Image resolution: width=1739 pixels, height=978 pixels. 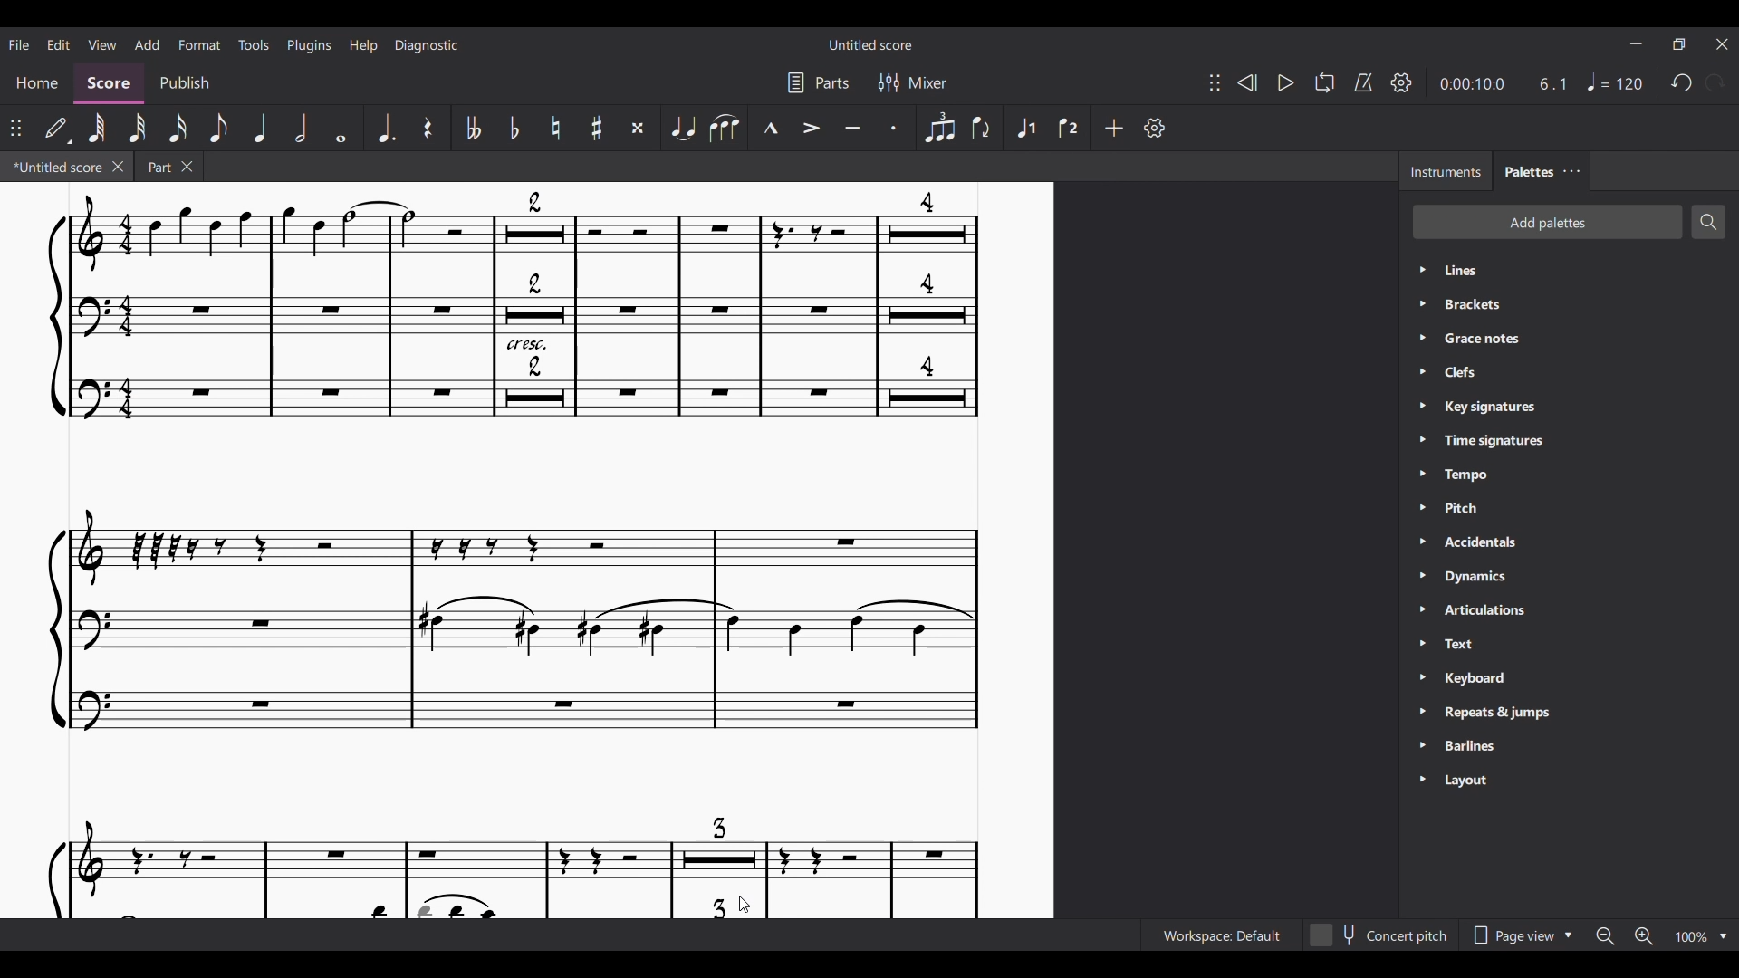 What do you see at coordinates (818, 82) in the screenshot?
I see `Parts settings` at bounding box center [818, 82].